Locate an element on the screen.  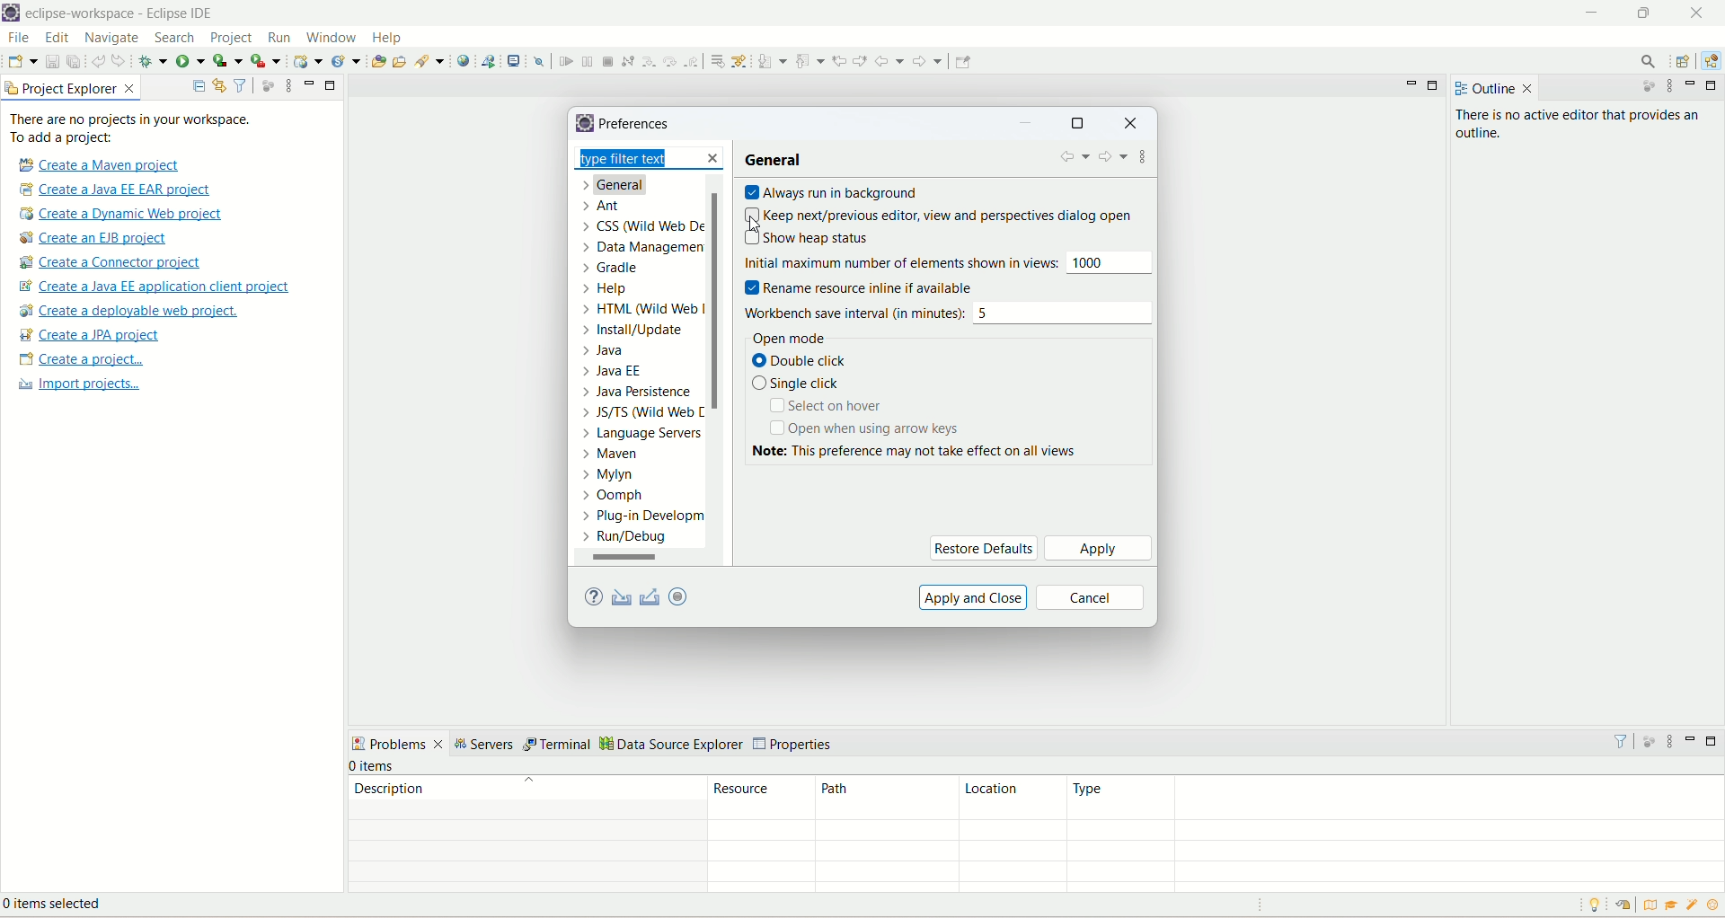
launch web service is located at coordinates (488, 60).